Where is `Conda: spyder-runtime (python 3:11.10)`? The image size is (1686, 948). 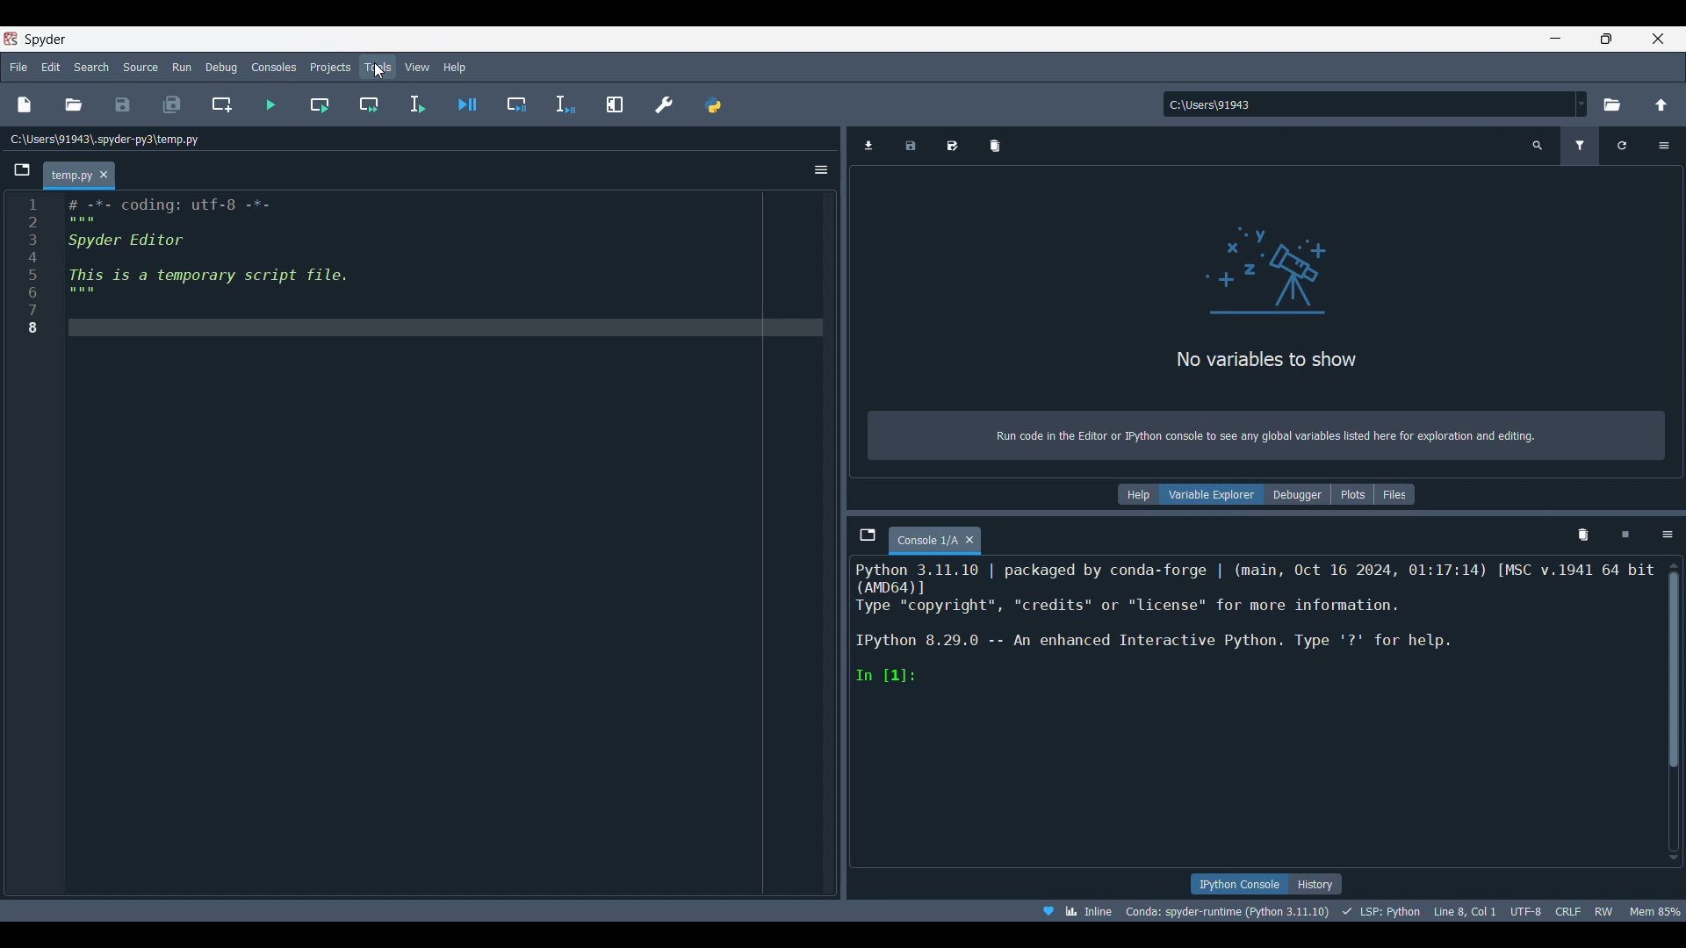 Conda: spyder-runtime (python 3:11.10) is located at coordinates (1226, 909).